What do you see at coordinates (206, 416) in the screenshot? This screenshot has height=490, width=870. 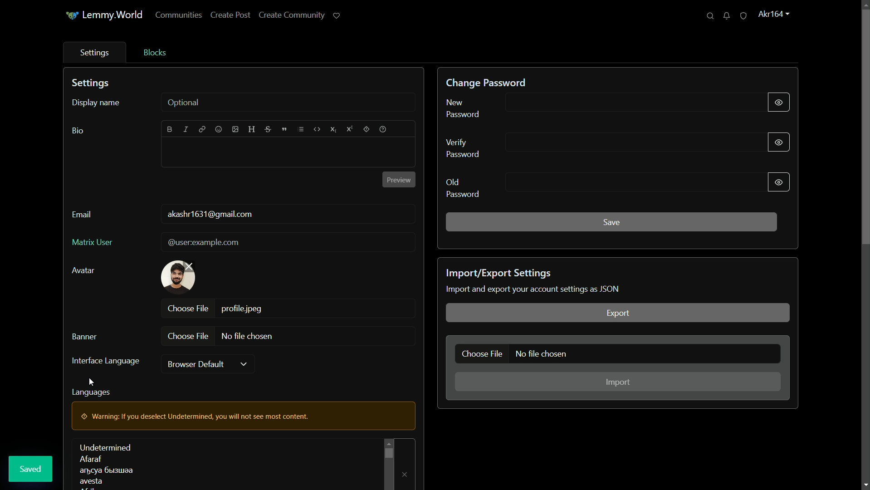 I see `warning pop up` at bounding box center [206, 416].